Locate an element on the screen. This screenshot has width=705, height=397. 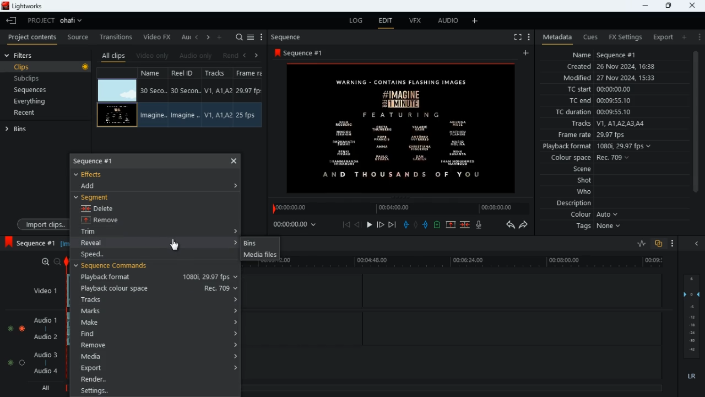
scroll is located at coordinates (695, 129).